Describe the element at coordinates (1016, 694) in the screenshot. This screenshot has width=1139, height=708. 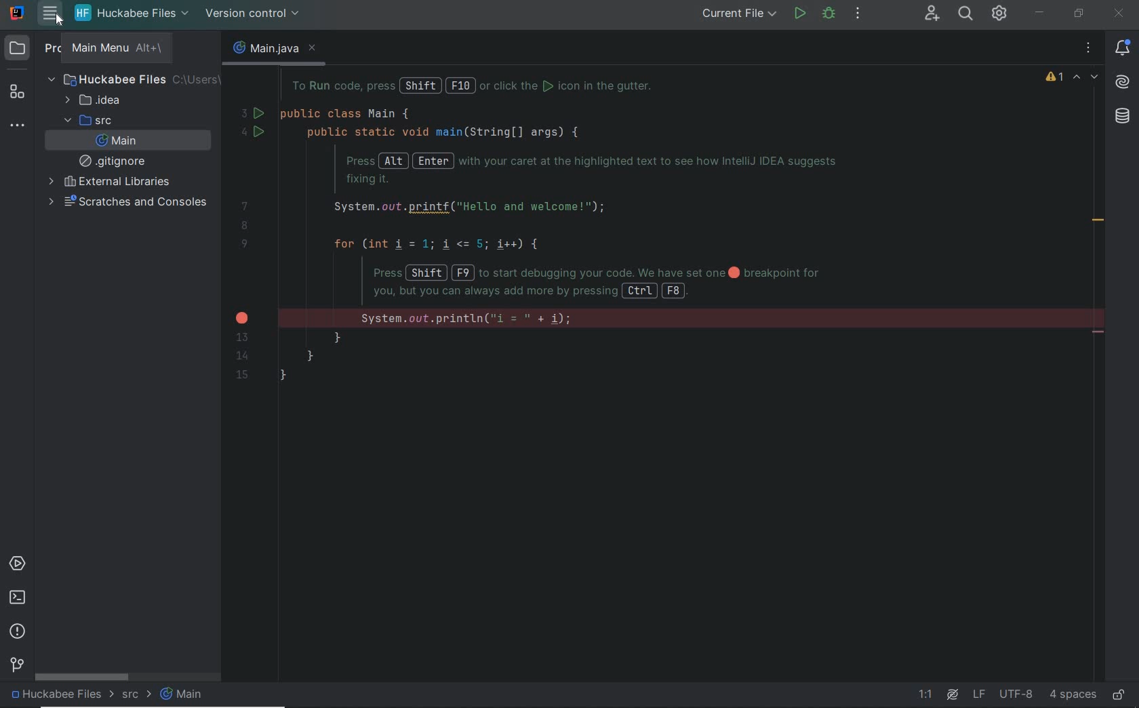
I see `file encoding` at that location.